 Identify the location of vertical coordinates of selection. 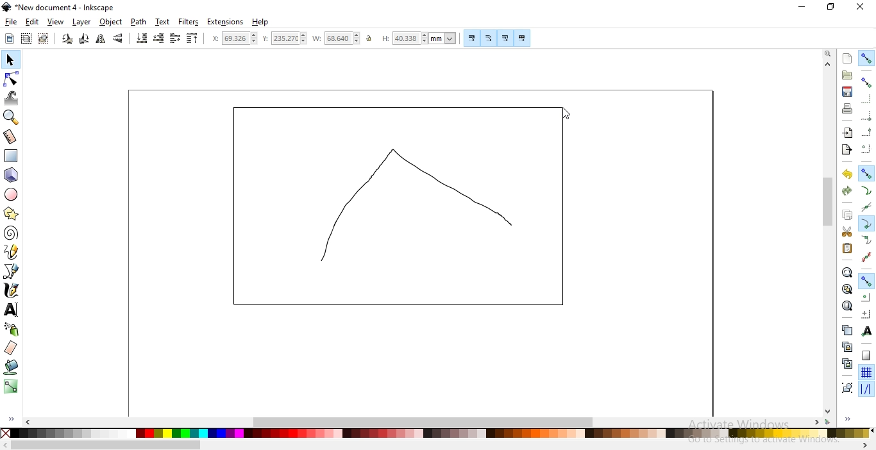
(284, 39).